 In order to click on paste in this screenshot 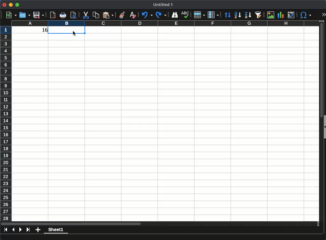, I will do `click(108, 15)`.